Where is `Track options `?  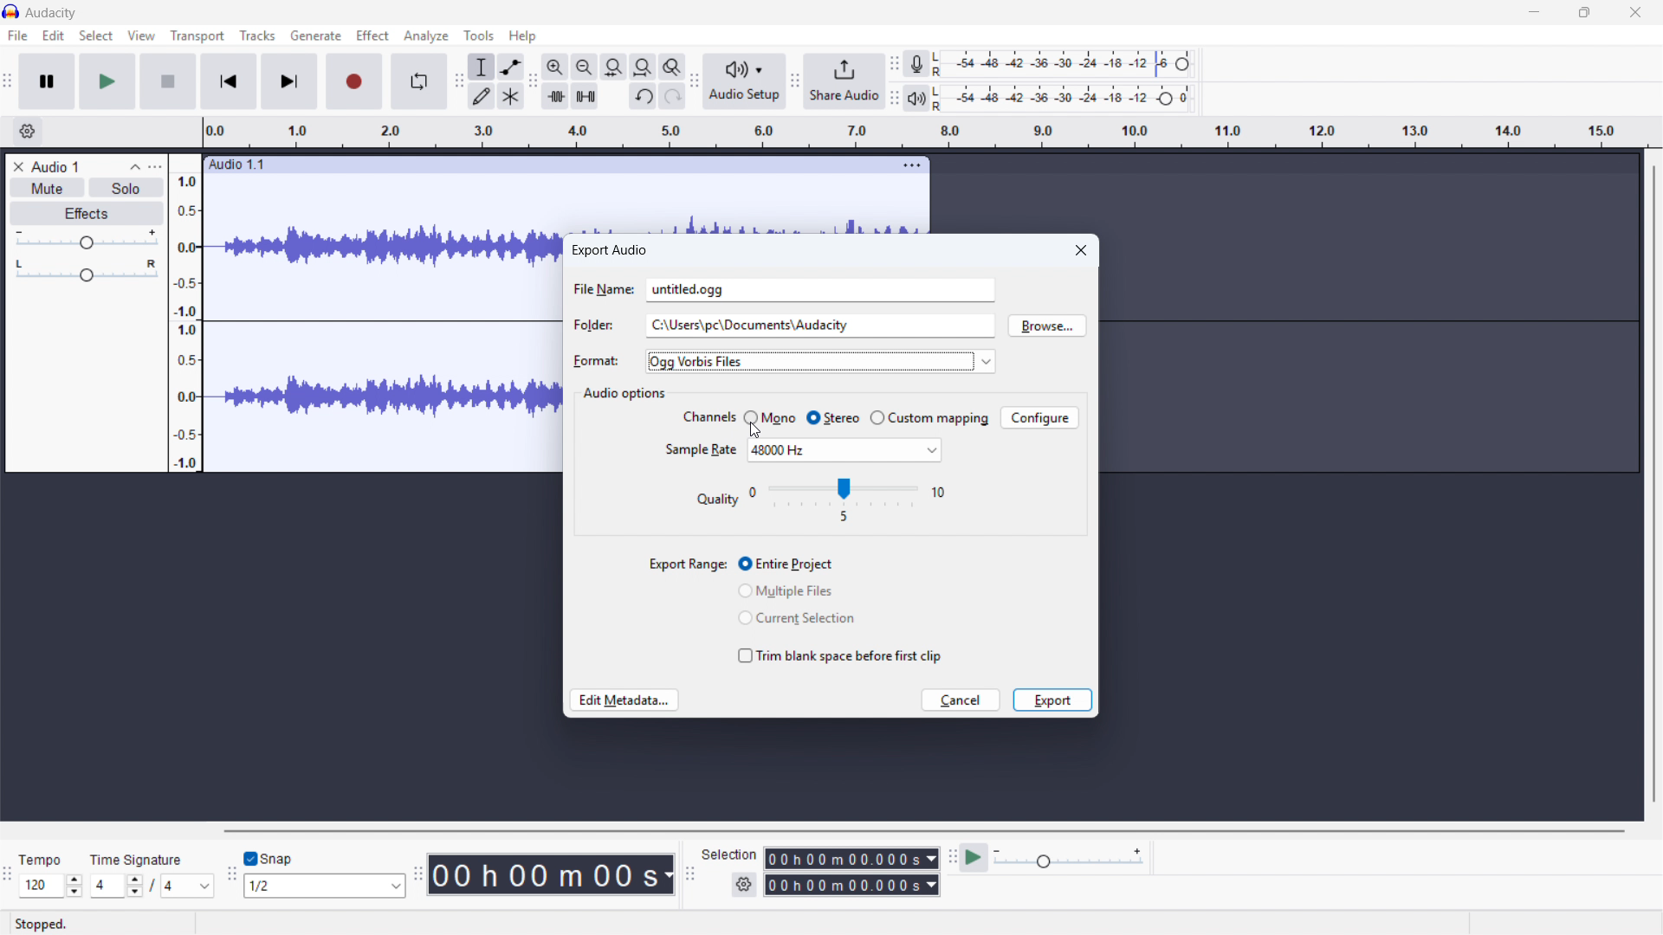 Track options  is located at coordinates (911, 164).